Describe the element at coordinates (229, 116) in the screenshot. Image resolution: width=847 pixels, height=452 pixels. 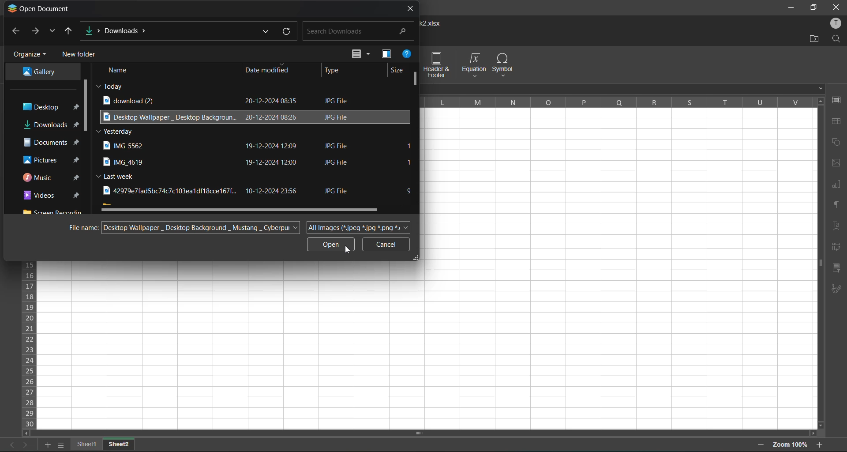
I see `Desktop Wallpaper Desktop Backgroun.. 20-12-2024 08:26 JPG File` at that location.